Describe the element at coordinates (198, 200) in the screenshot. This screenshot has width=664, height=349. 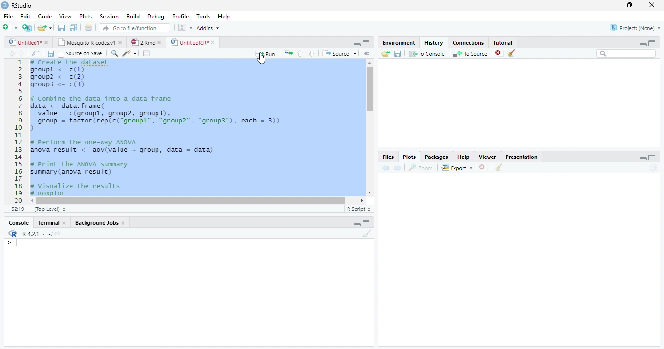
I see `Scrollbar` at that location.